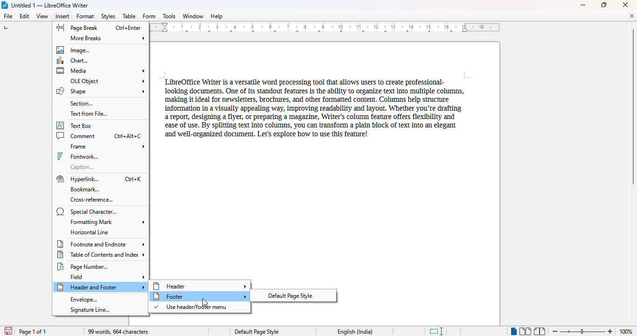  What do you see at coordinates (101, 244) in the screenshot?
I see `footnote and endnote` at bounding box center [101, 244].